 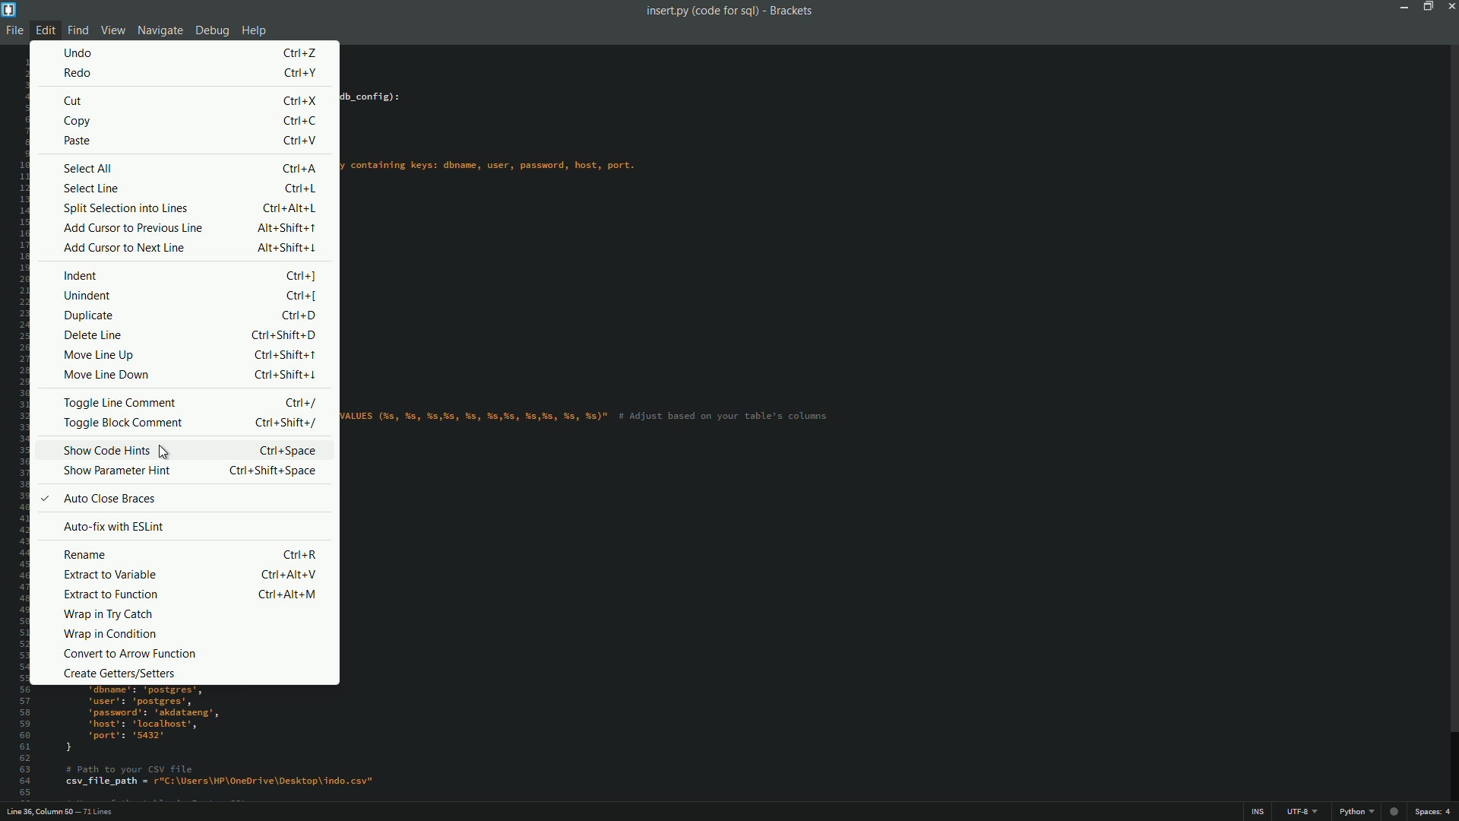 What do you see at coordinates (288, 207) in the screenshot?
I see `keyboard shortcut` at bounding box center [288, 207].